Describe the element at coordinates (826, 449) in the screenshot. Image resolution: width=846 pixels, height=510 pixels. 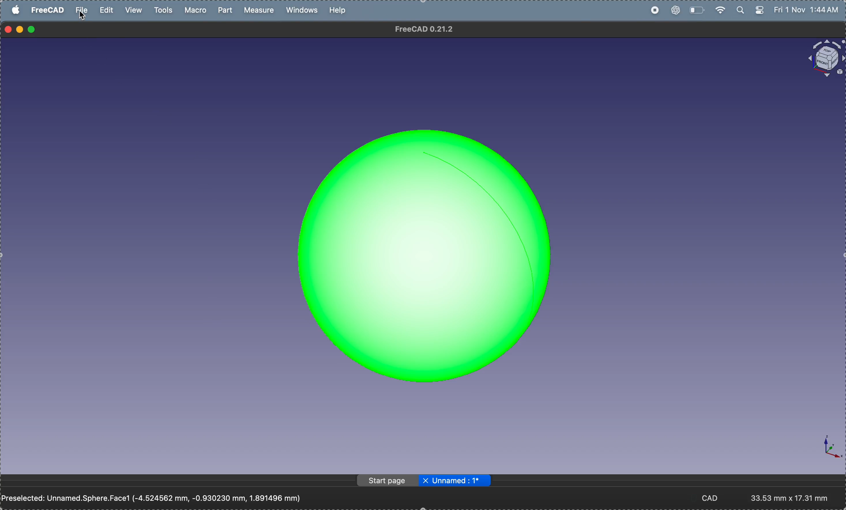
I see `axis` at that location.